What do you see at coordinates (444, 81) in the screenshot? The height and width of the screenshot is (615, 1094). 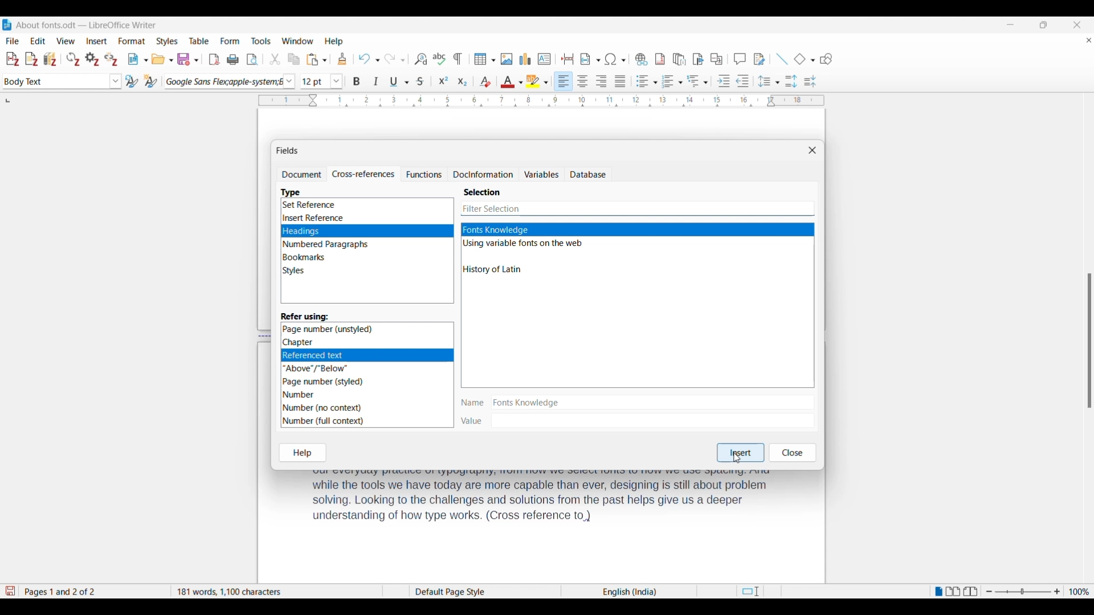 I see `Superscript` at bounding box center [444, 81].